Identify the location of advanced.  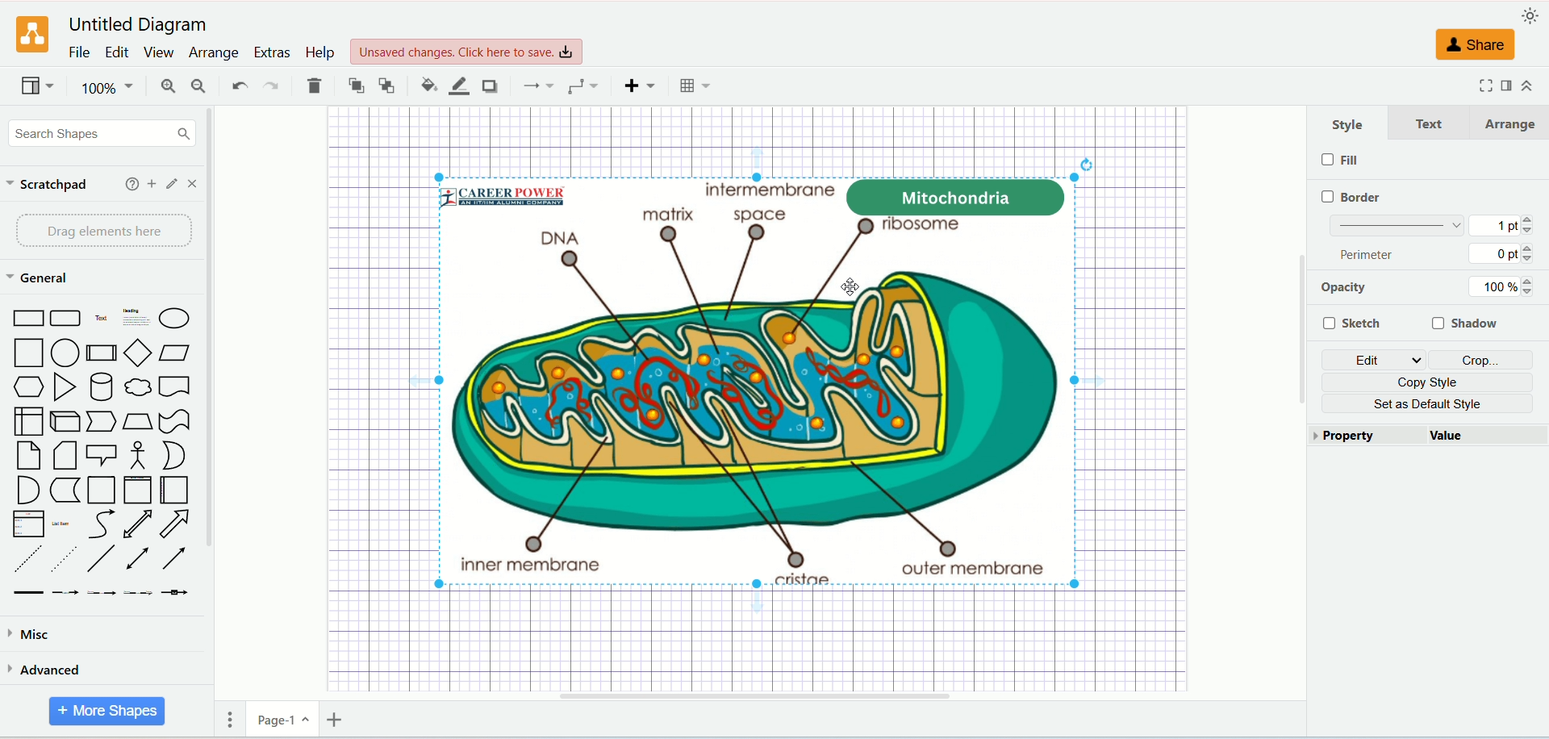
(46, 669).